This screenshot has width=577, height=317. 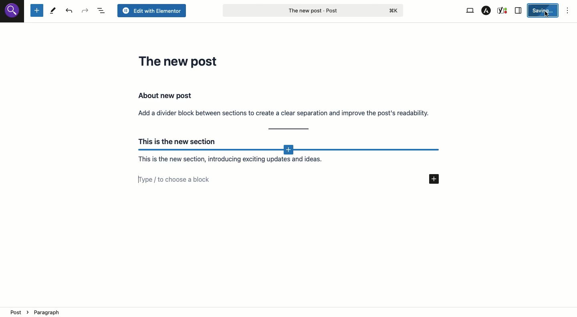 What do you see at coordinates (545, 10) in the screenshot?
I see `Saved` at bounding box center [545, 10].